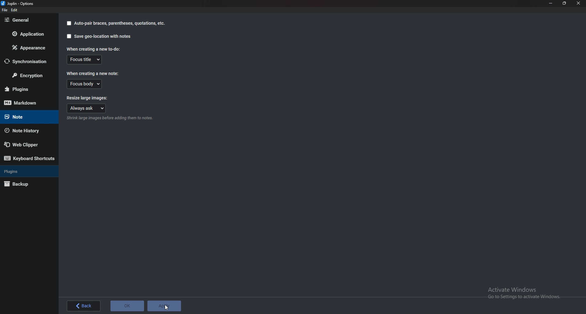 The width and height of the screenshot is (586, 314). What do you see at coordinates (103, 37) in the screenshot?
I see `Save geo locations with notes` at bounding box center [103, 37].